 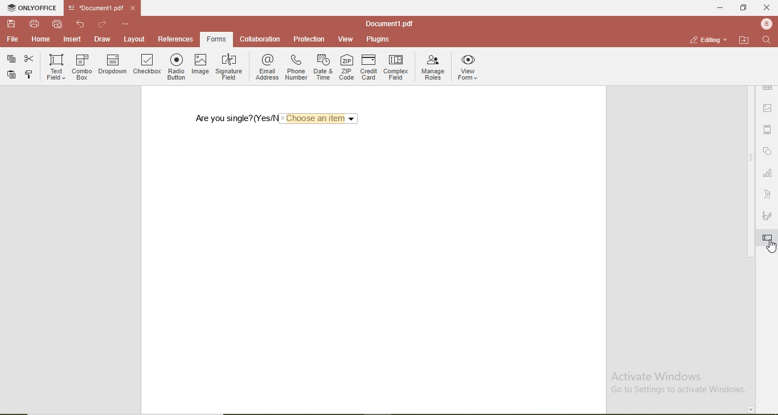 I want to click on close, so click(x=767, y=8).